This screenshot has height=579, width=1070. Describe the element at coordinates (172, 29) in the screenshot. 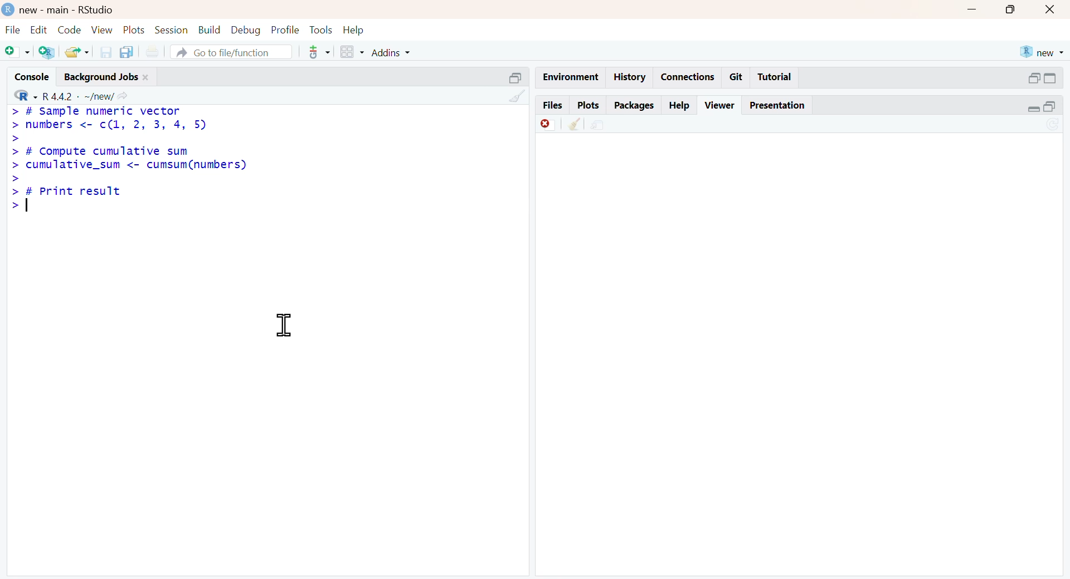

I see `session` at that location.